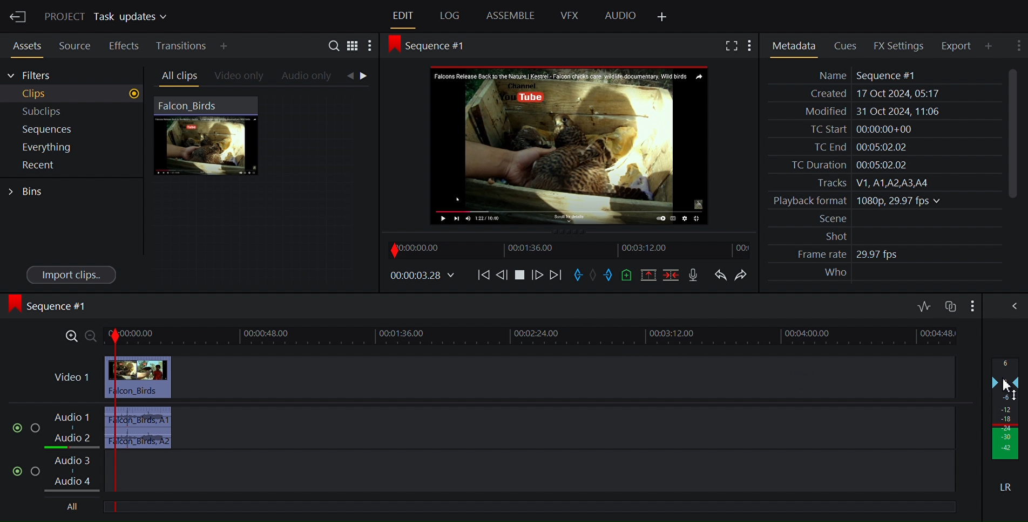  I want to click on Add Panel, so click(988, 45).